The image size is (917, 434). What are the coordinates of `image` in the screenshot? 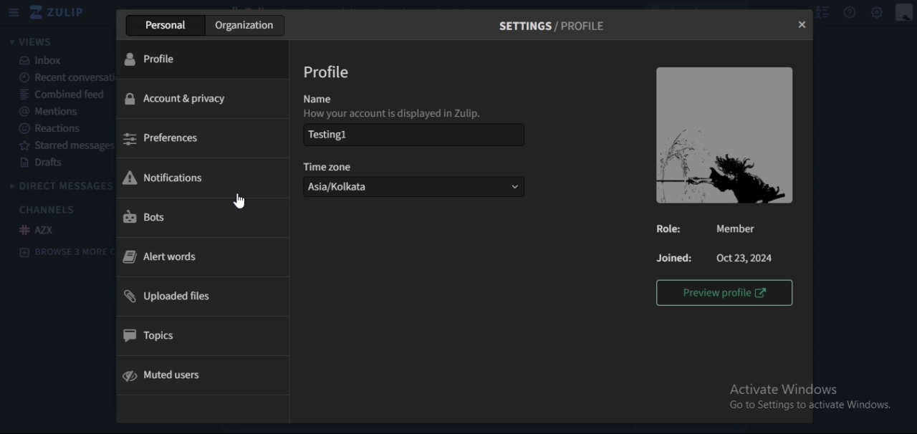 It's located at (724, 135).